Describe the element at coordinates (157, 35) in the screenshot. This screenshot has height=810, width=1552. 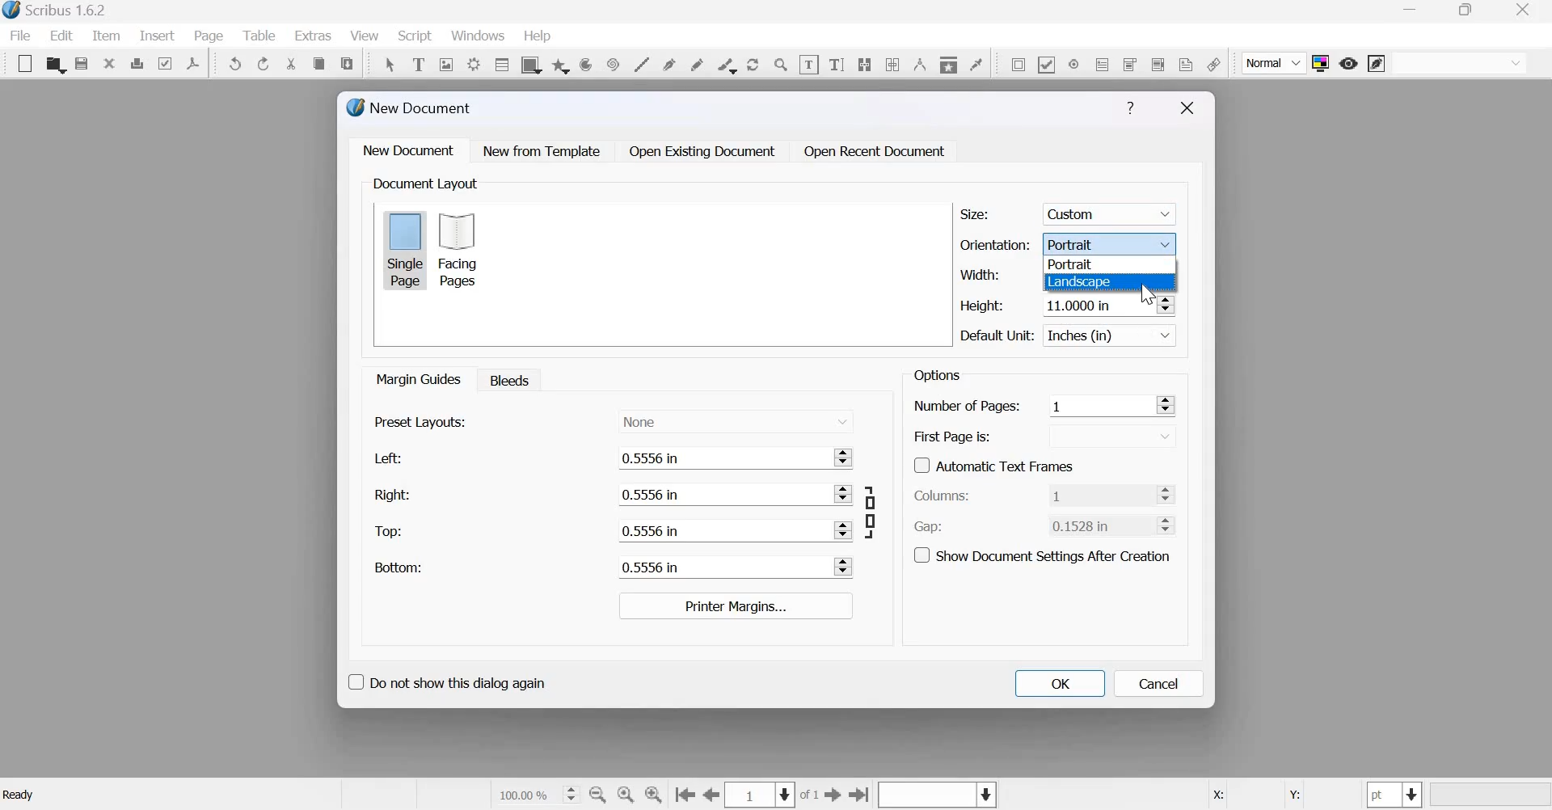
I see `insert` at that location.